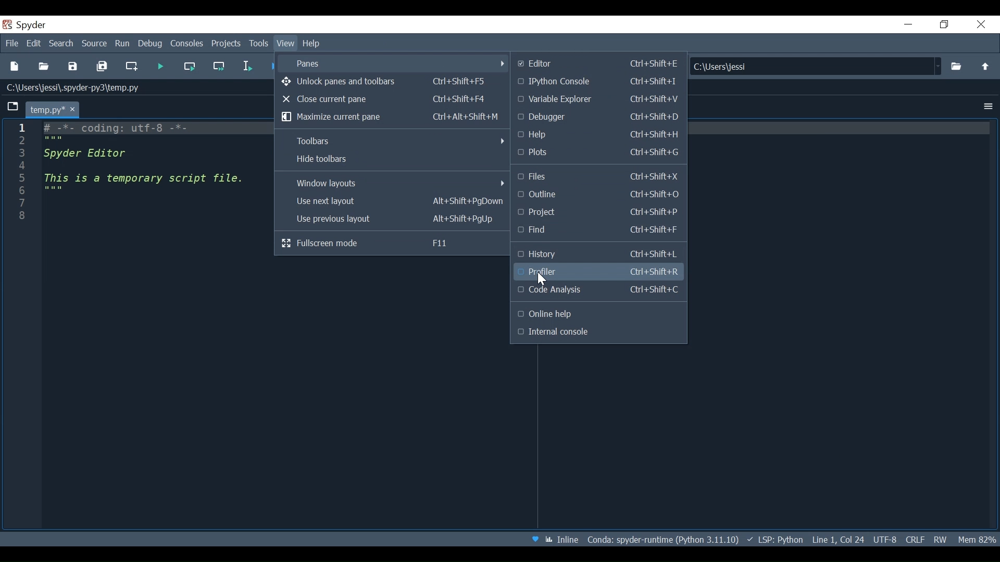  What do you see at coordinates (386, 81) in the screenshot?
I see `Unlock Panes and Toolbars` at bounding box center [386, 81].